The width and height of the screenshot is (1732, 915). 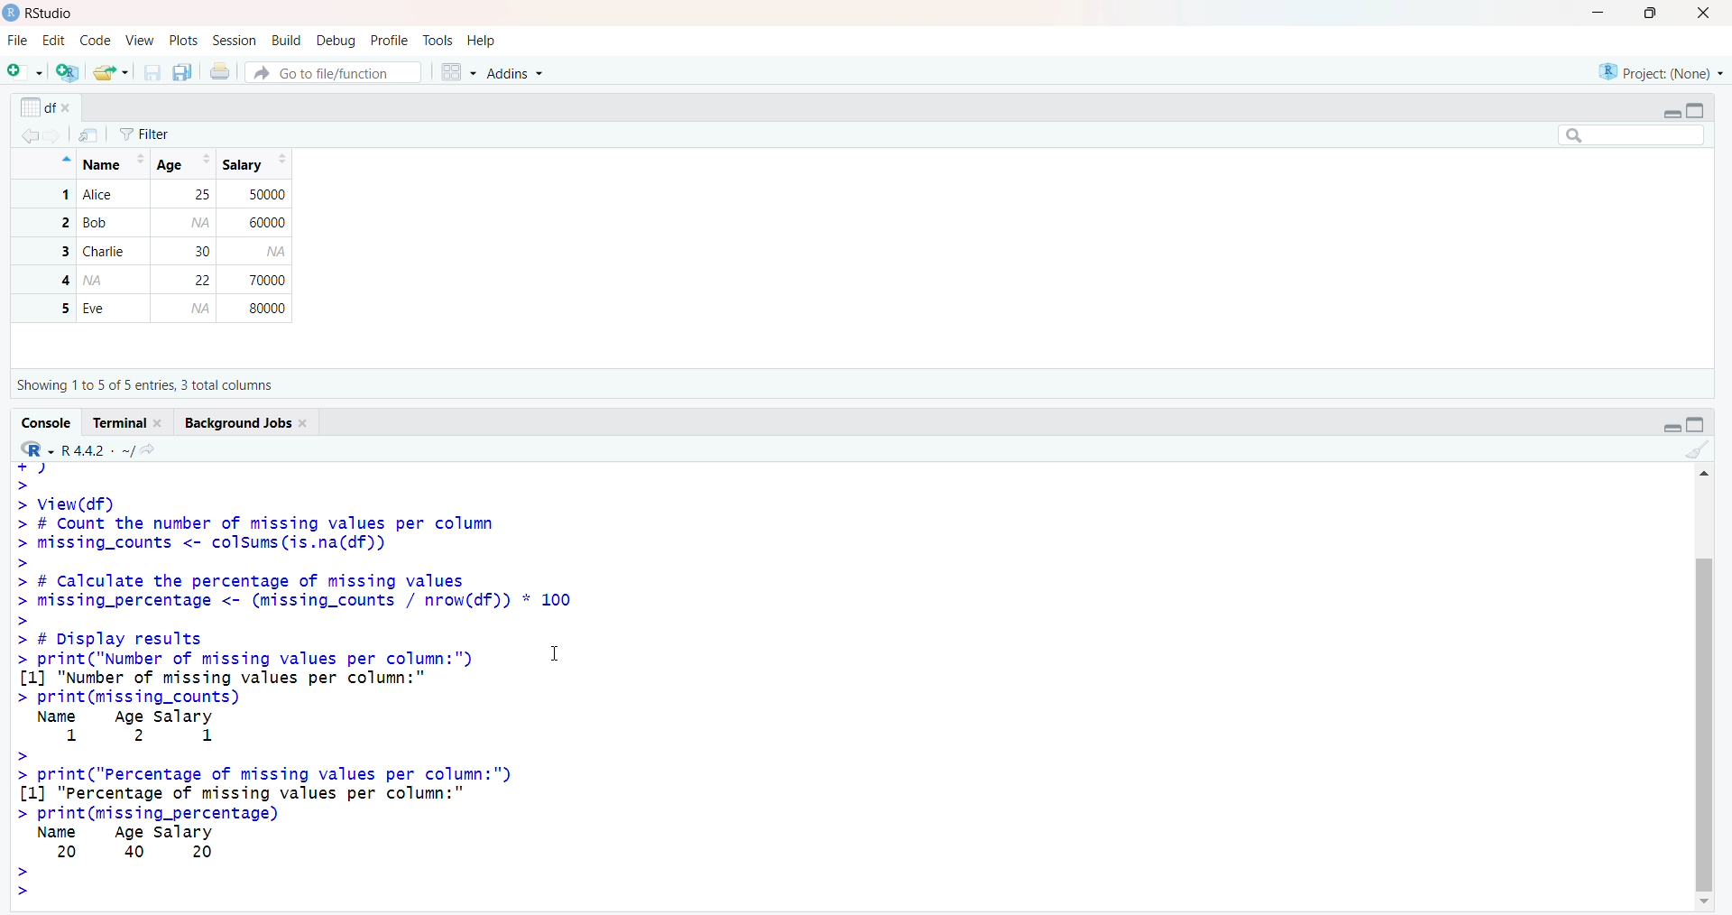 I want to click on Session, so click(x=235, y=42).